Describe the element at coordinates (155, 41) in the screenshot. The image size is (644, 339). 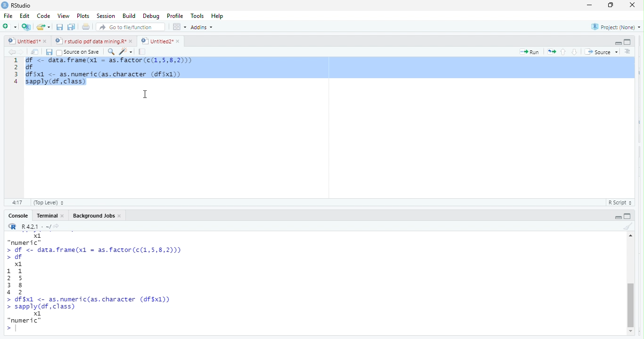
I see `Untitied2` at that location.